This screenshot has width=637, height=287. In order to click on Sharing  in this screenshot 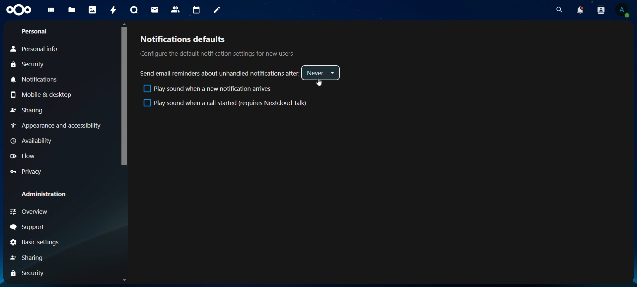, I will do `click(27, 110)`.